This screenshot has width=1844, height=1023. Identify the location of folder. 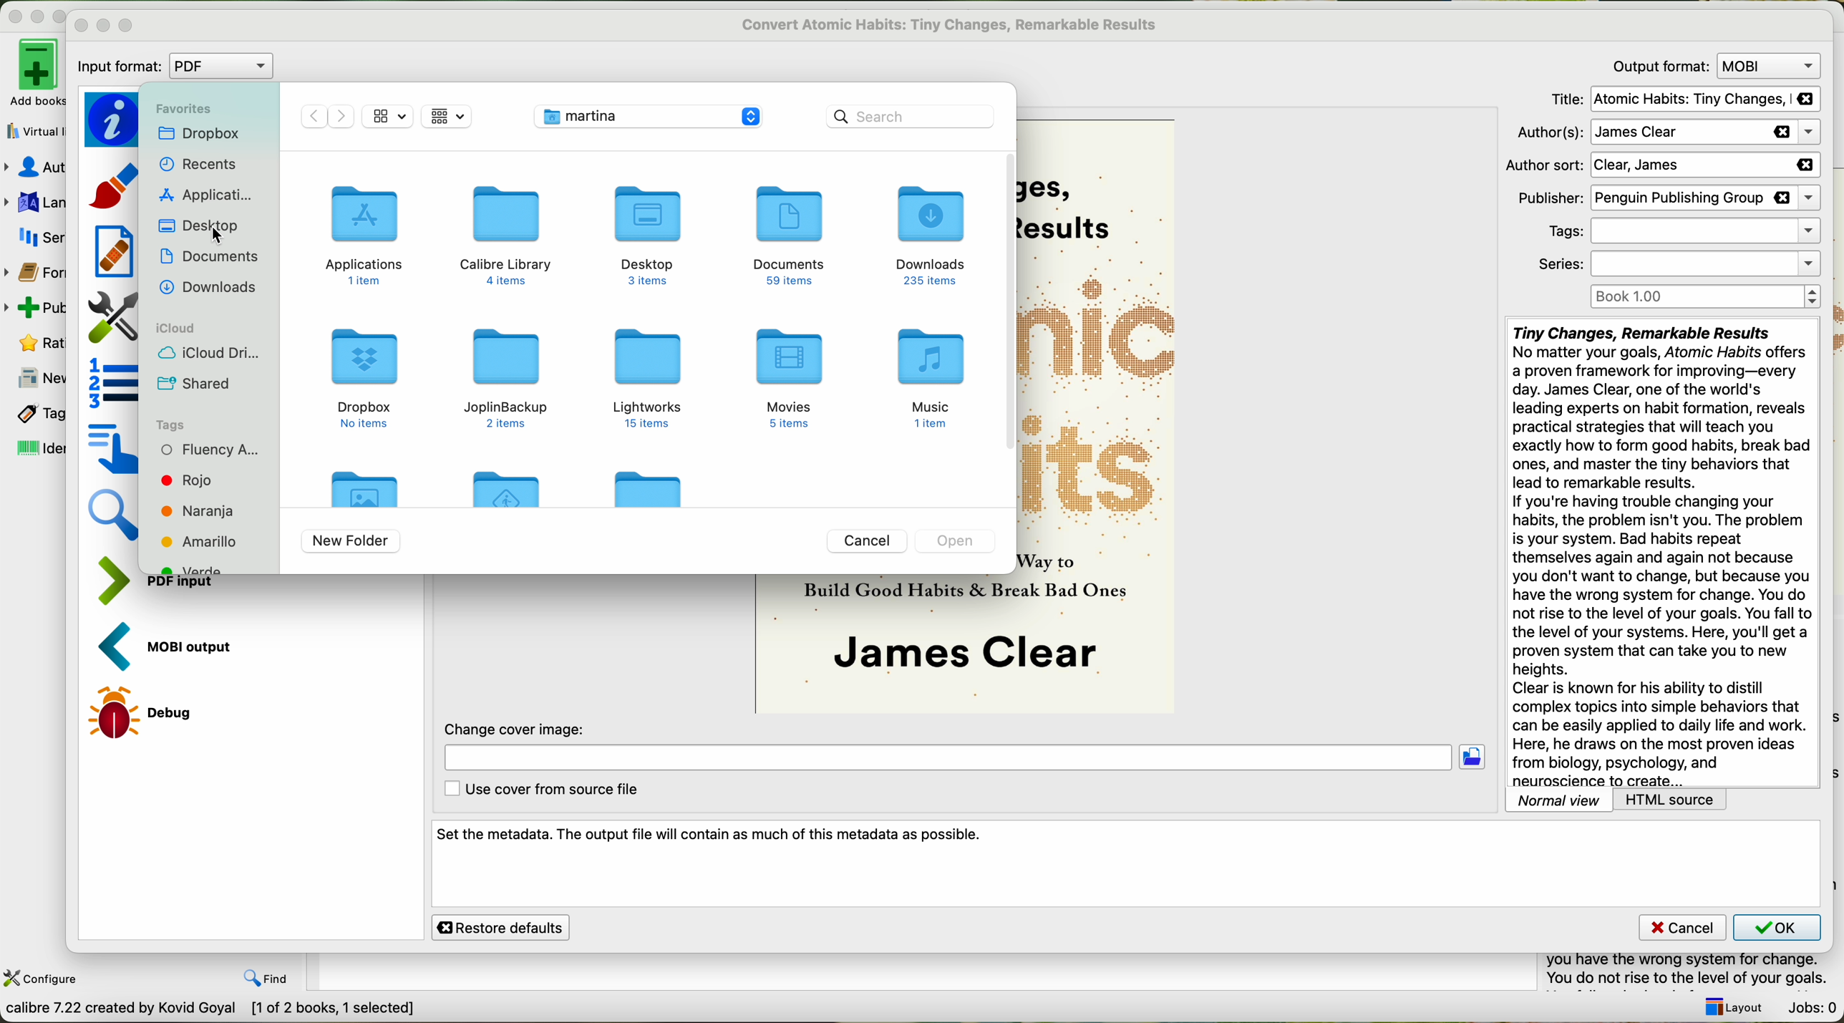
(645, 485).